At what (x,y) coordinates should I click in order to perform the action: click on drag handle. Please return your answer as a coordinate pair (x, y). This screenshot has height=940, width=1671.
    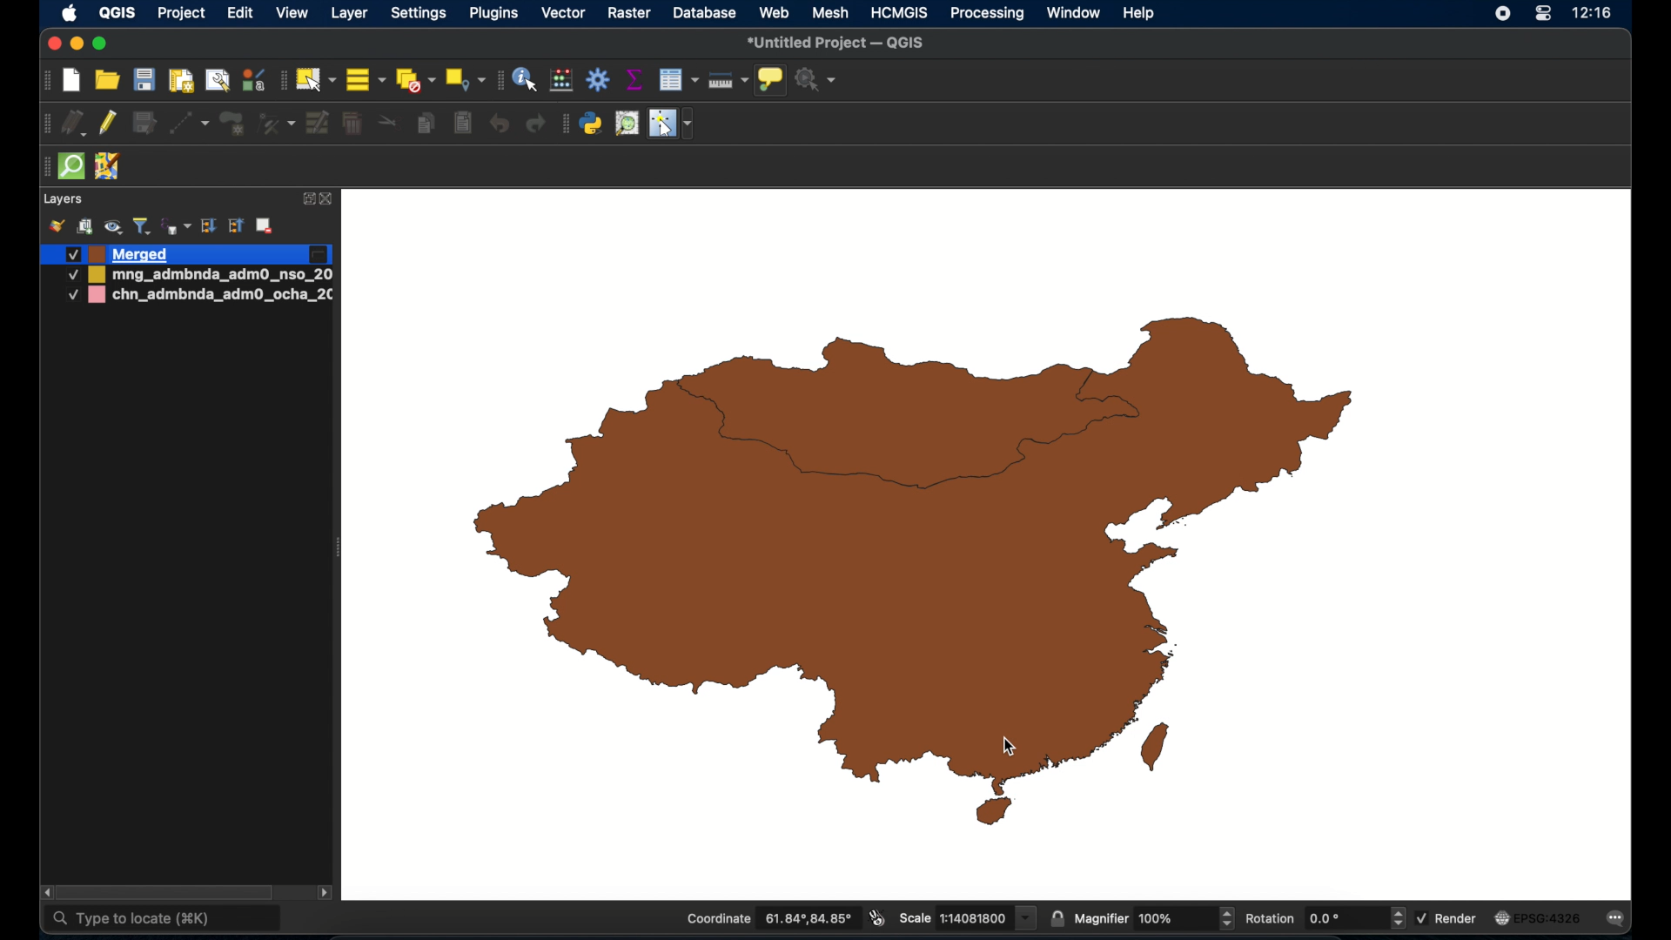
    Looking at the image, I should click on (42, 168).